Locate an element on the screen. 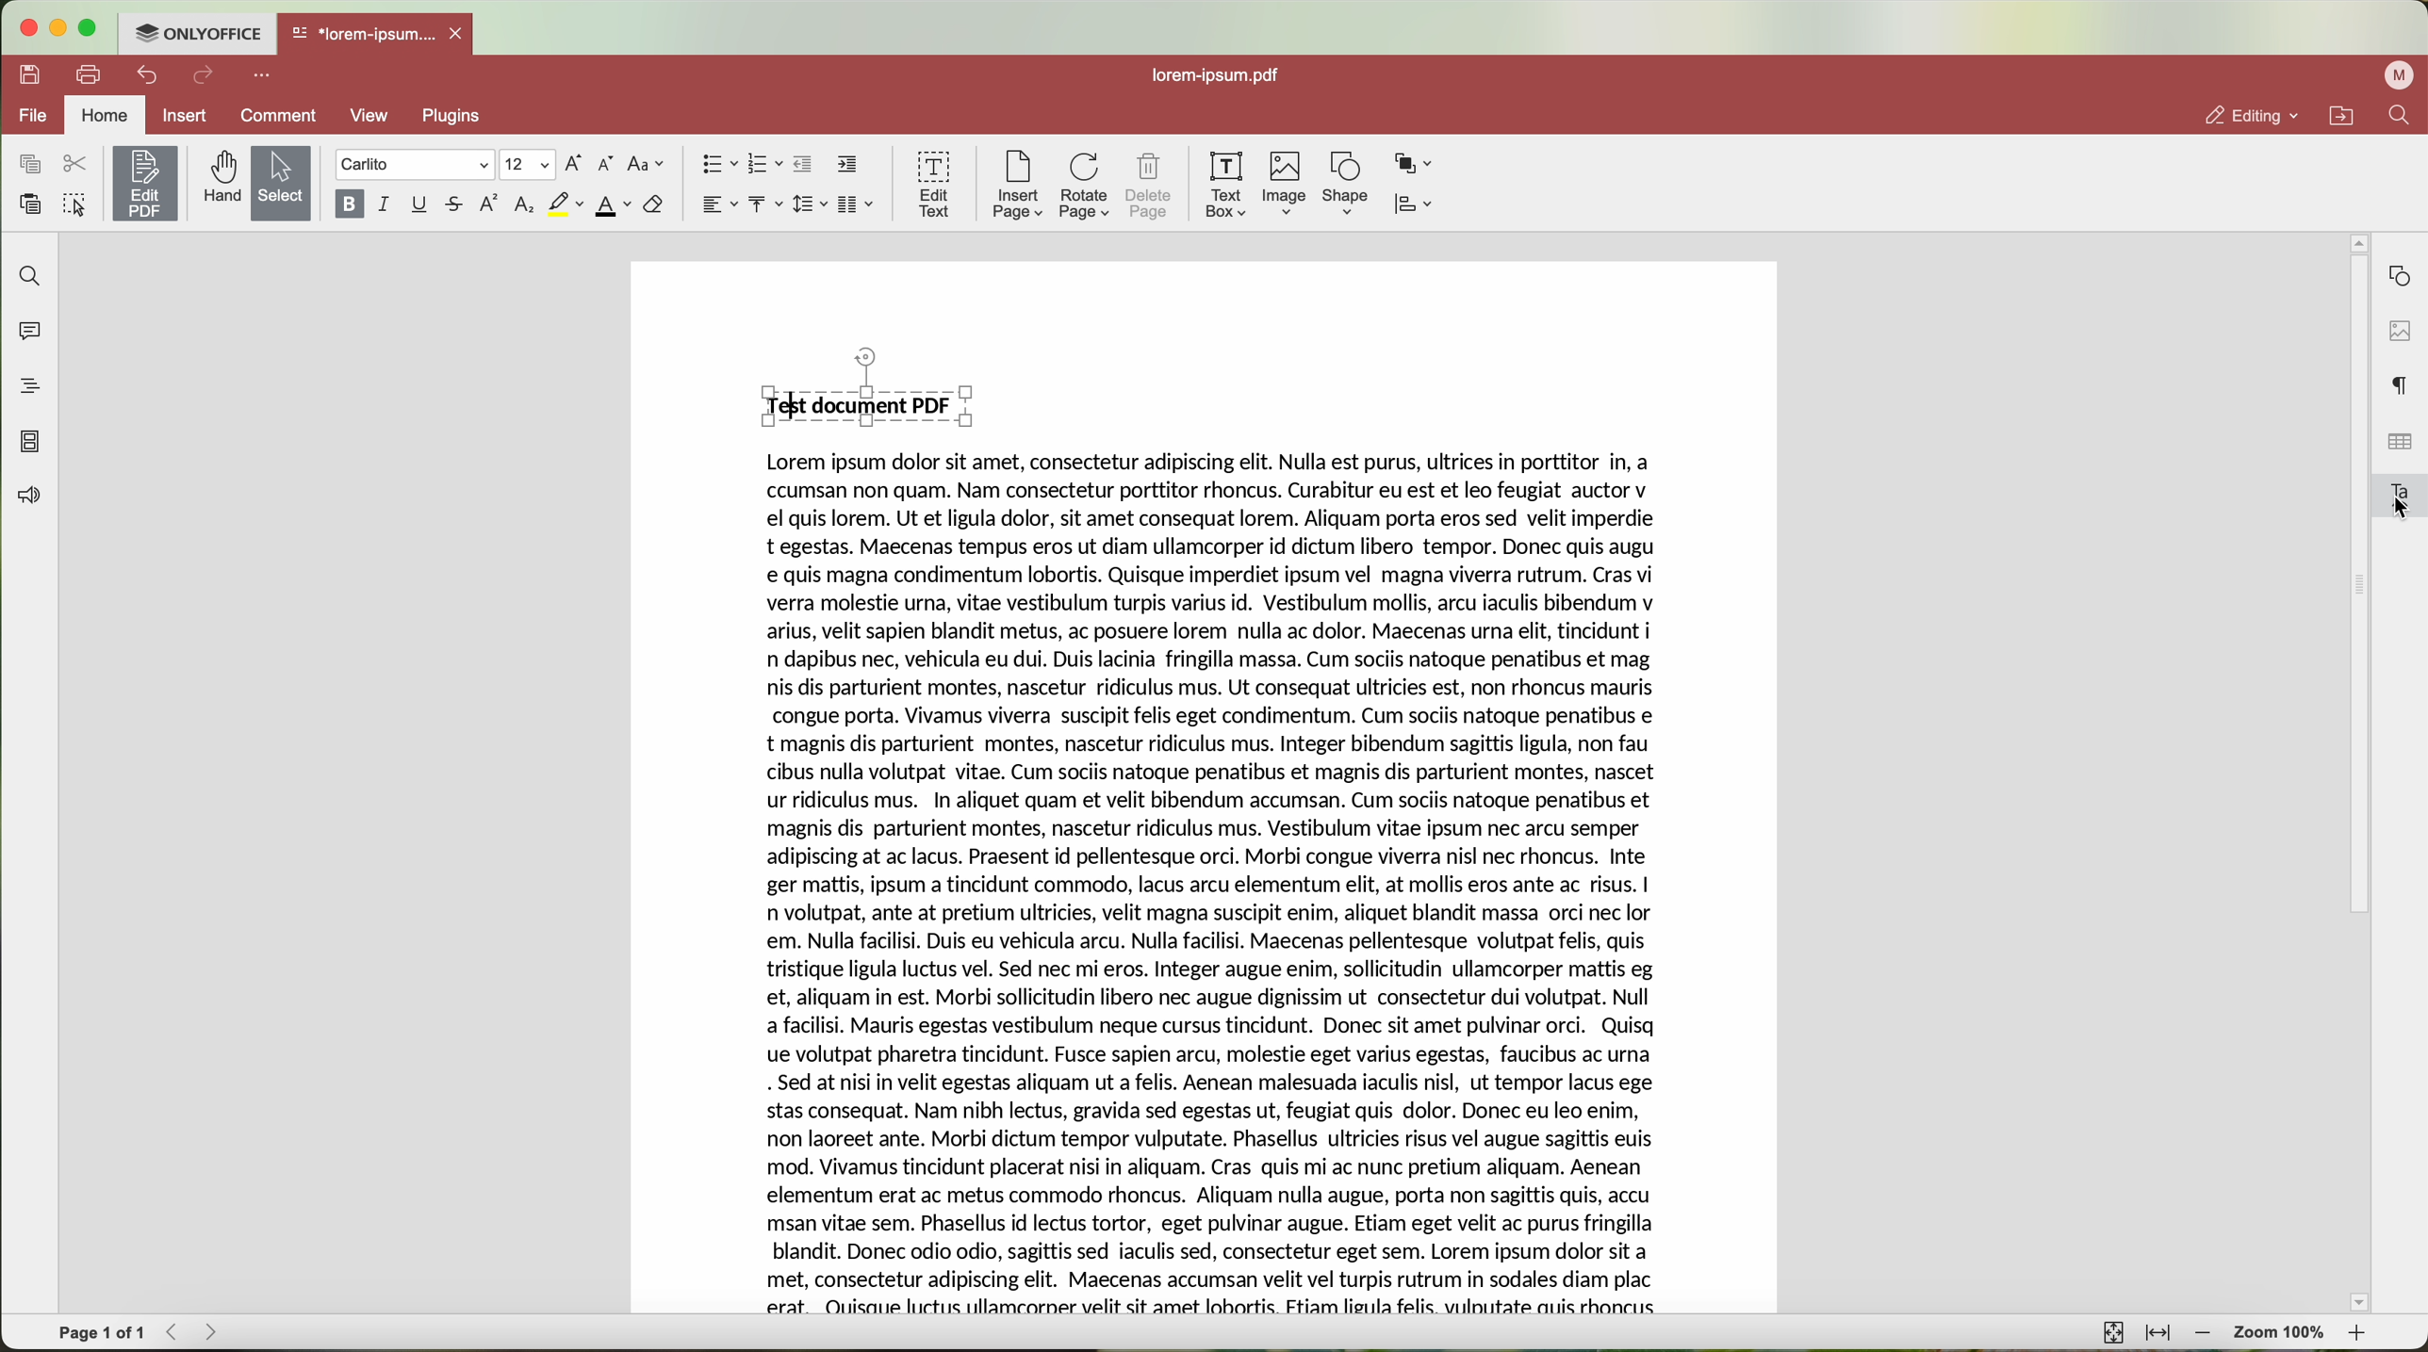 Image resolution: width=2428 pixels, height=1352 pixels. image settings is located at coordinates (2399, 330).